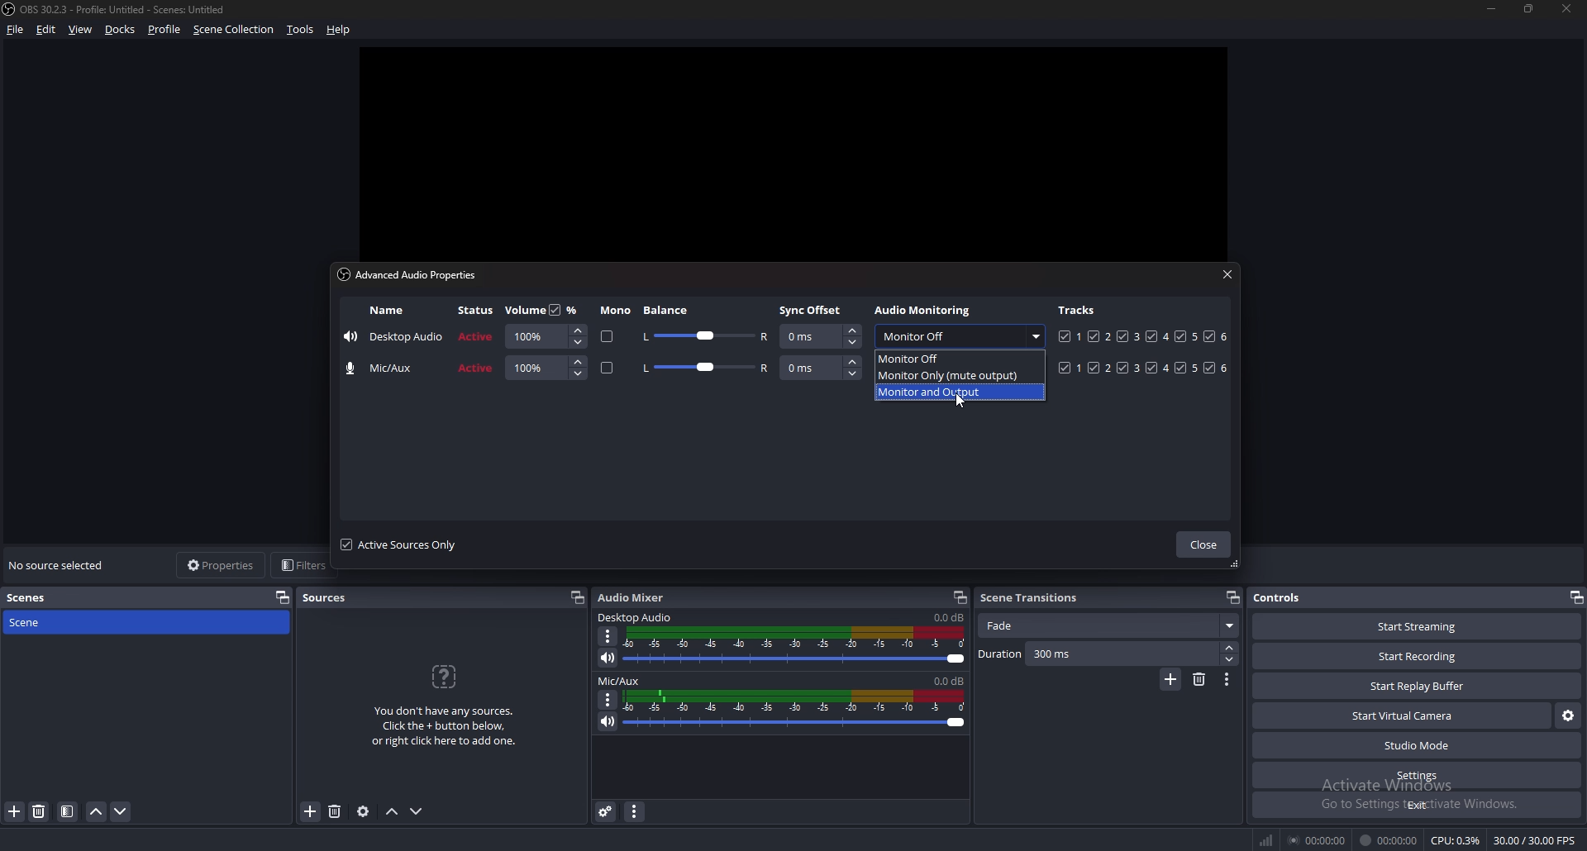  Describe the element at coordinates (387, 368) in the screenshot. I see `name` at that location.